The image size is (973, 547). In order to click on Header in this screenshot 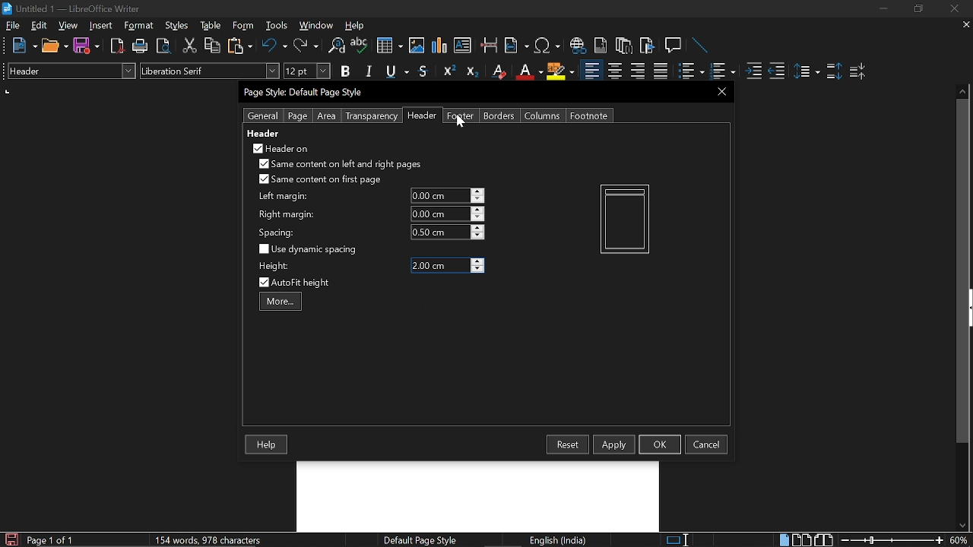, I will do `click(420, 116)`.